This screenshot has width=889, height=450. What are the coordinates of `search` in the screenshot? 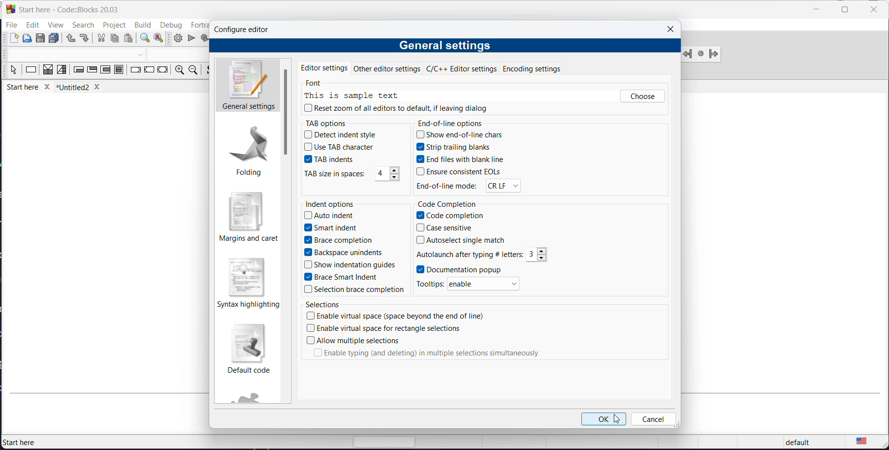 It's located at (83, 25).